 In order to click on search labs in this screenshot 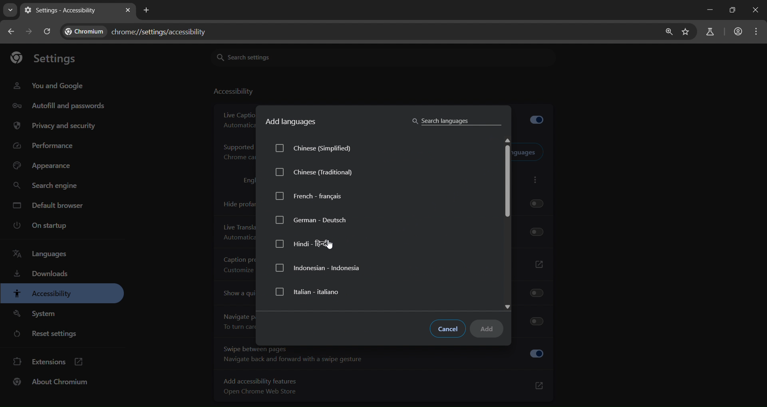, I will do `click(710, 33)`.